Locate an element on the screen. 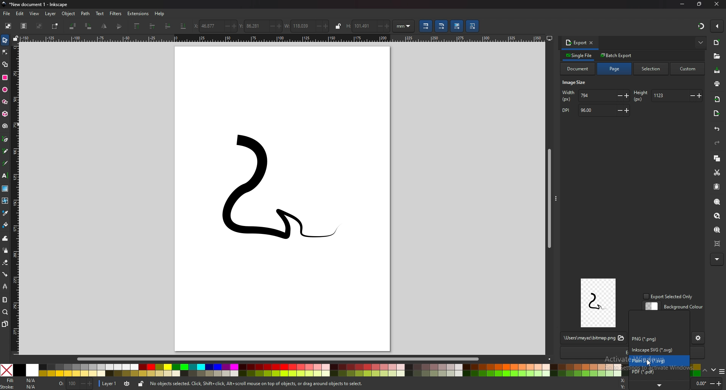 The height and width of the screenshot is (390, 726). title is located at coordinates (37, 5).